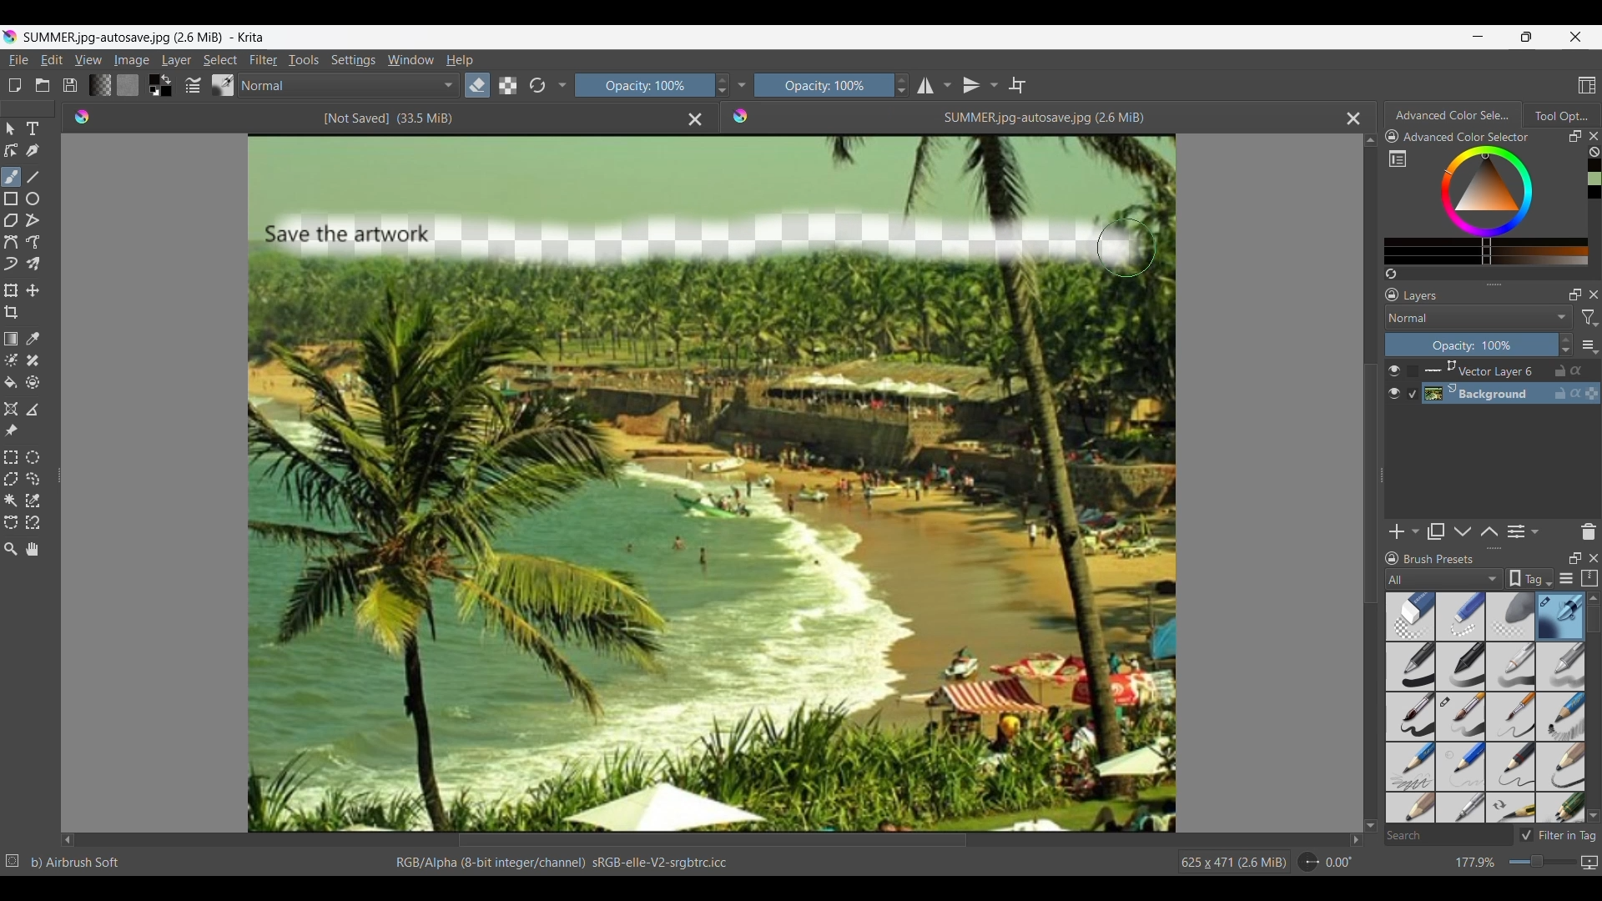 The width and height of the screenshot is (1602, 901). Describe the element at coordinates (13, 861) in the screenshot. I see `No selection ` at that location.